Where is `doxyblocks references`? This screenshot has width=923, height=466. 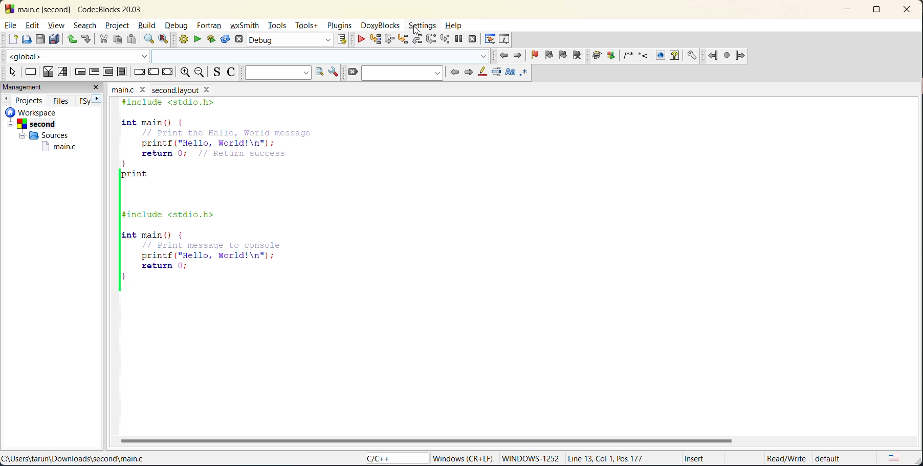 doxyblocks references is located at coordinates (650, 55).